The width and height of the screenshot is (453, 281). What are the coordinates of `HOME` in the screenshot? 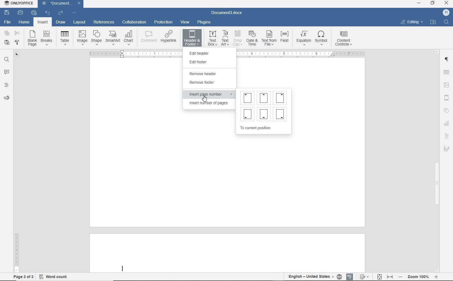 It's located at (25, 22).